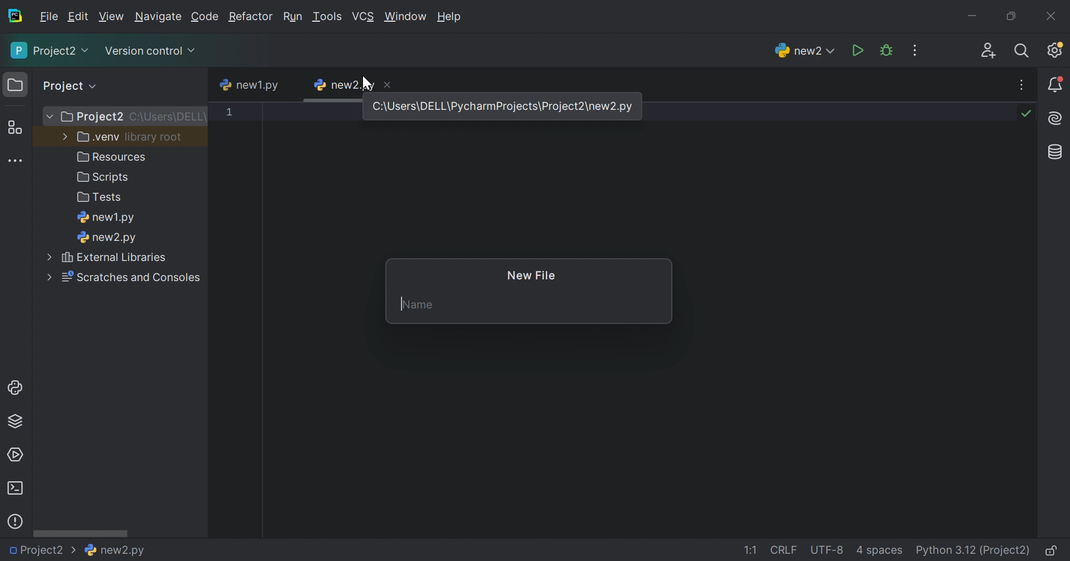 The image size is (1070, 561). What do you see at coordinates (16, 488) in the screenshot?
I see `Terminal` at bounding box center [16, 488].